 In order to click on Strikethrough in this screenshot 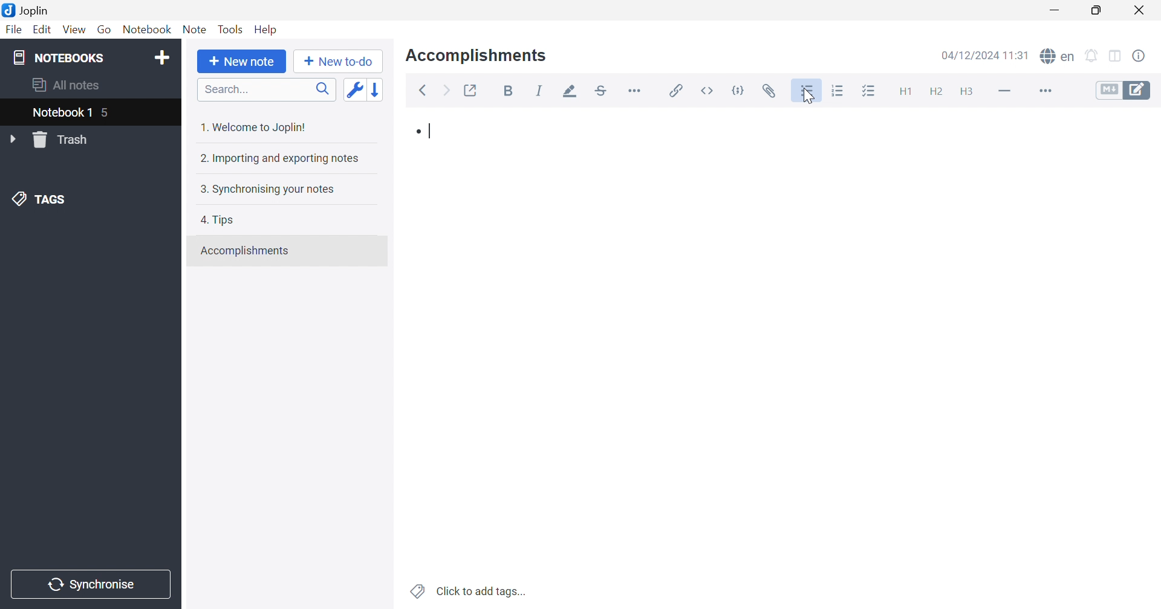, I will do `click(600, 92)`.